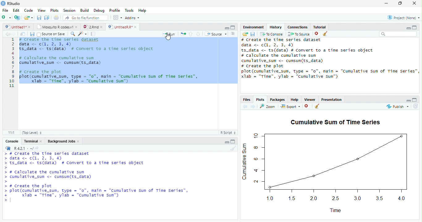 The image size is (422, 222). What do you see at coordinates (7, 34) in the screenshot?
I see `Back` at bounding box center [7, 34].